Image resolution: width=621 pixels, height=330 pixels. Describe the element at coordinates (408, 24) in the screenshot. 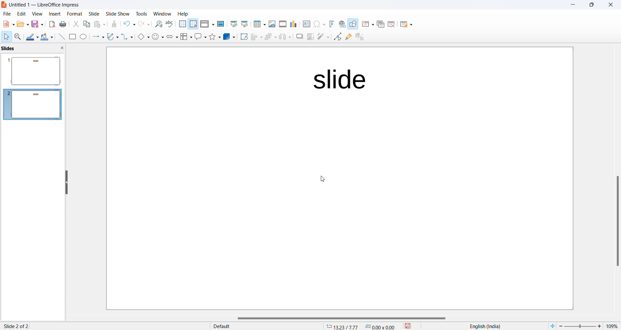

I see `Slide layout` at that location.